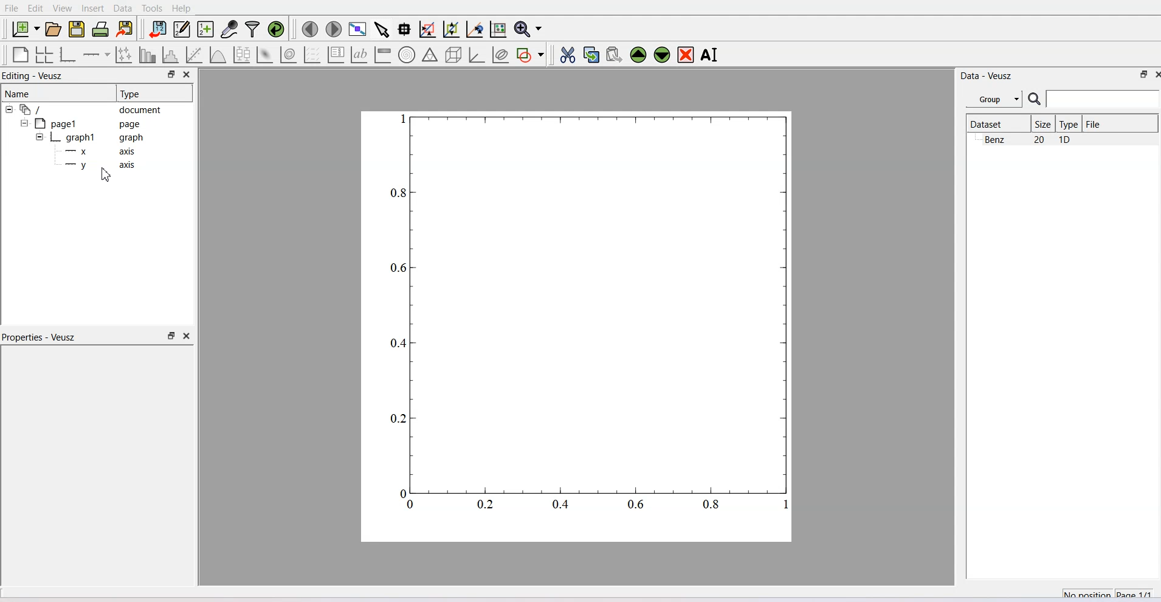  What do you see at coordinates (710, 55) in the screenshot?
I see `Rename the selected widget` at bounding box center [710, 55].